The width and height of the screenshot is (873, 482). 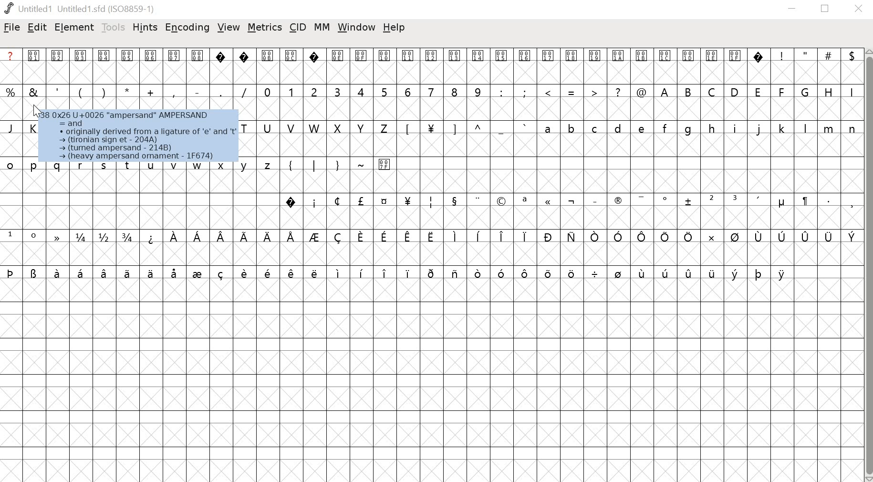 I want to click on x, so click(x=224, y=166).